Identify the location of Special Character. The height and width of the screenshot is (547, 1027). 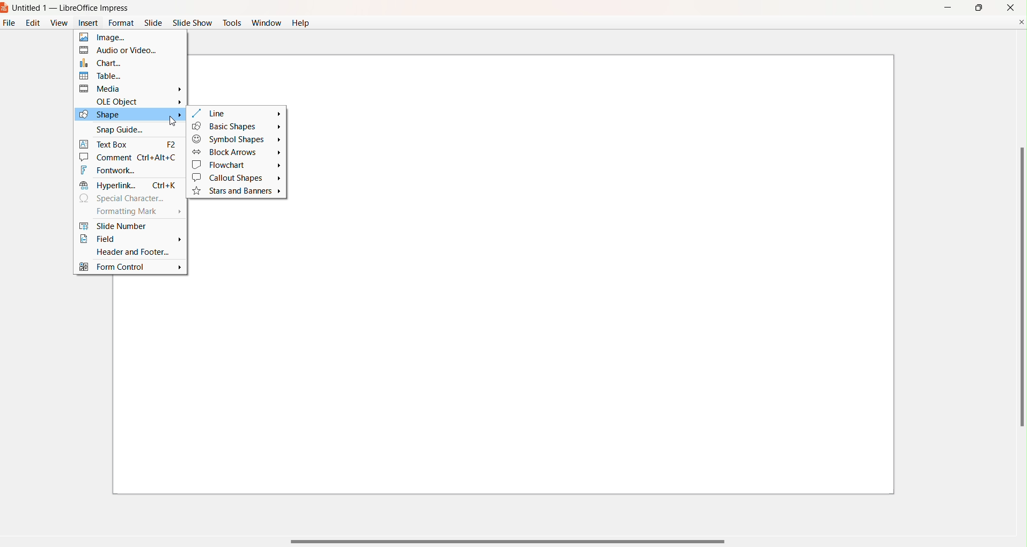
(126, 198).